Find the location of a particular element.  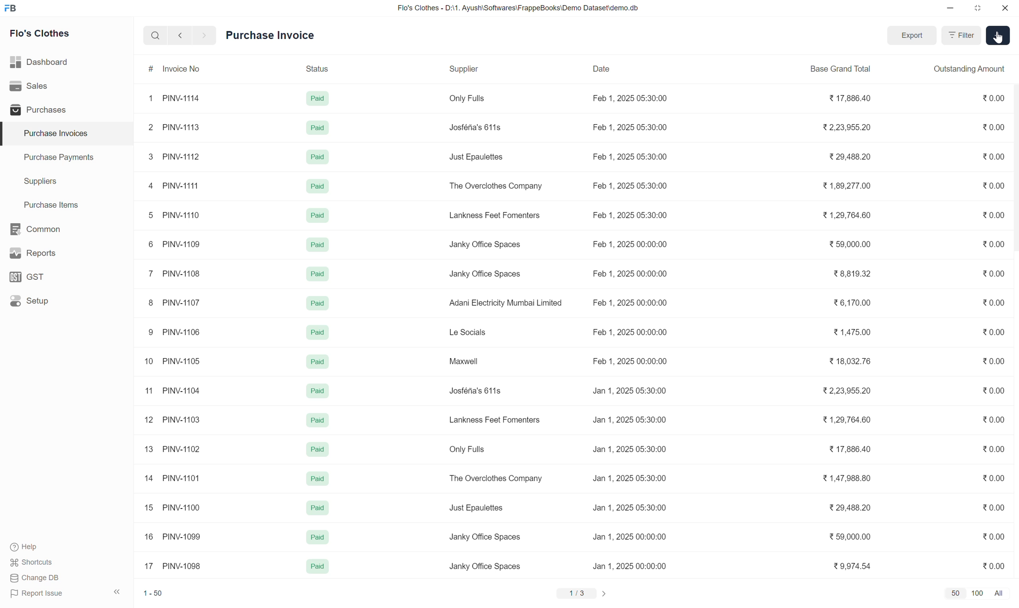

Date is located at coordinates (628, 69).